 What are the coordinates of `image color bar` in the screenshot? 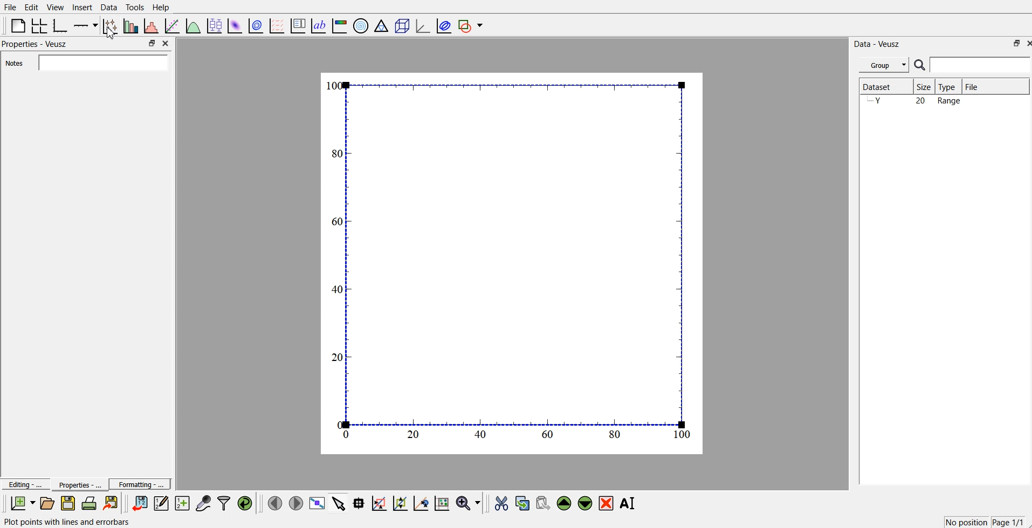 It's located at (340, 25).